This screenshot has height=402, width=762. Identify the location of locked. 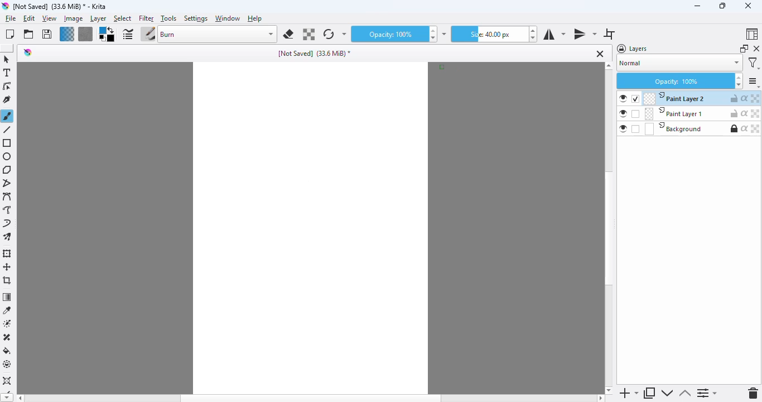
(734, 128).